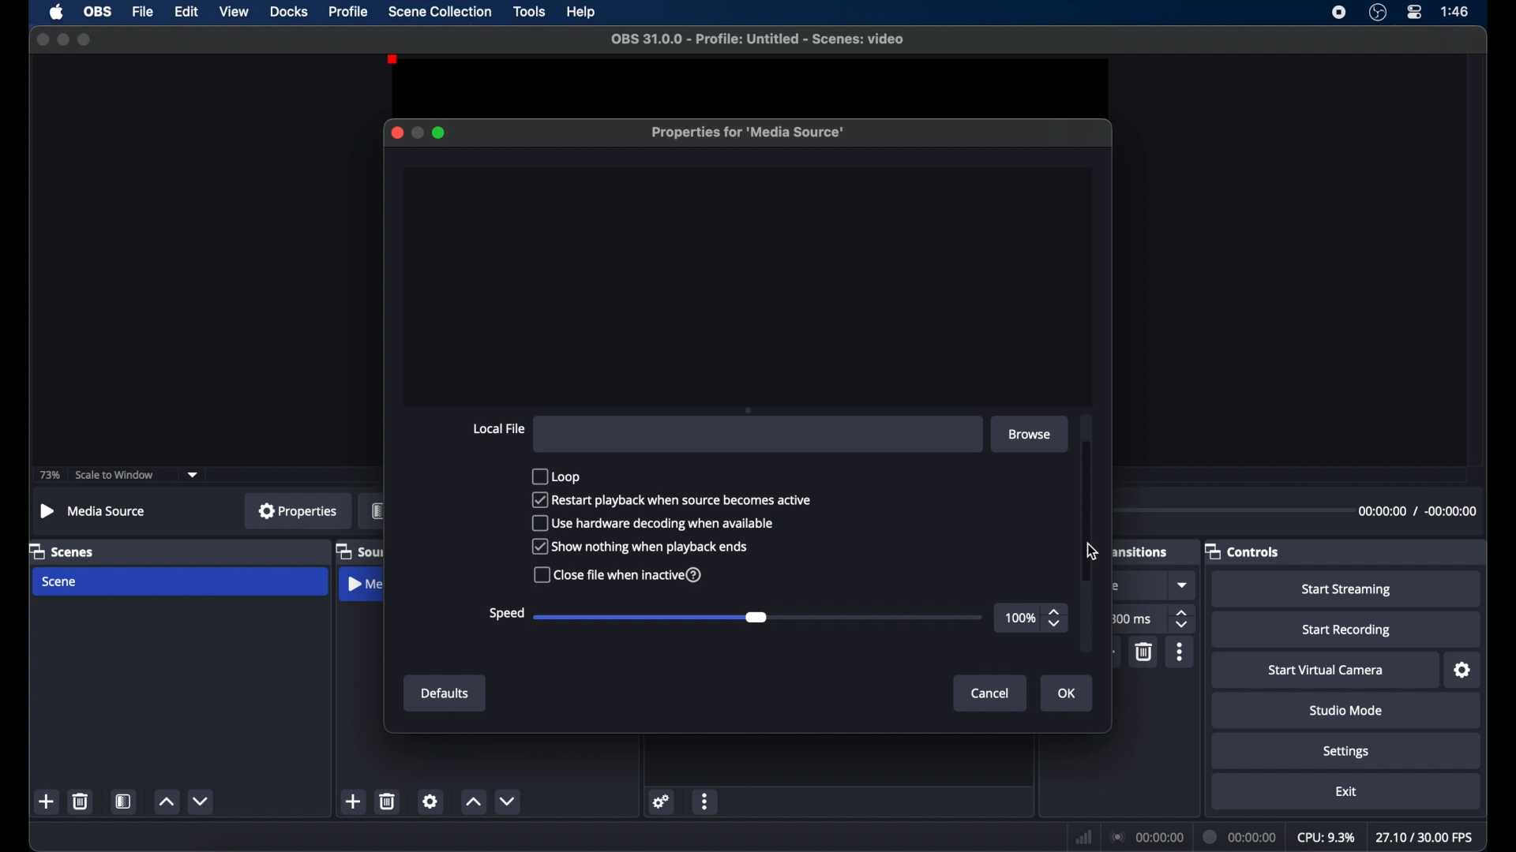 The width and height of the screenshot is (1516, 852). Describe the element at coordinates (1019, 619) in the screenshot. I see `100%` at that location.